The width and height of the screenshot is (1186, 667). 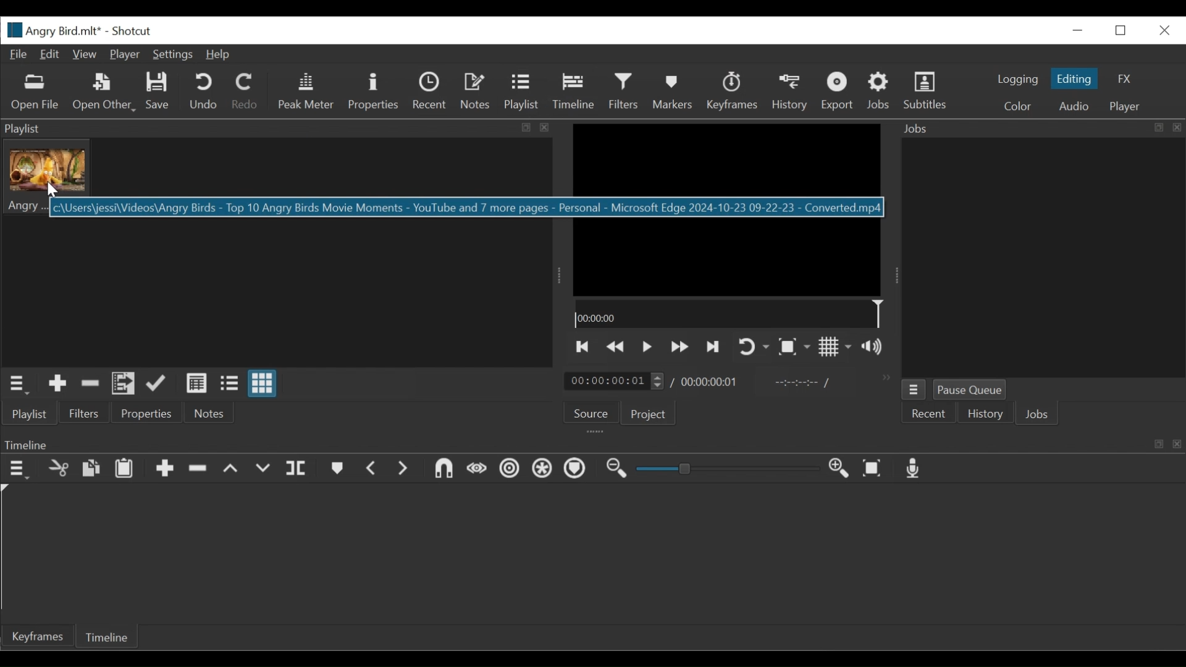 I want to click on Jobs Panel, so click(x=1041, y=258).